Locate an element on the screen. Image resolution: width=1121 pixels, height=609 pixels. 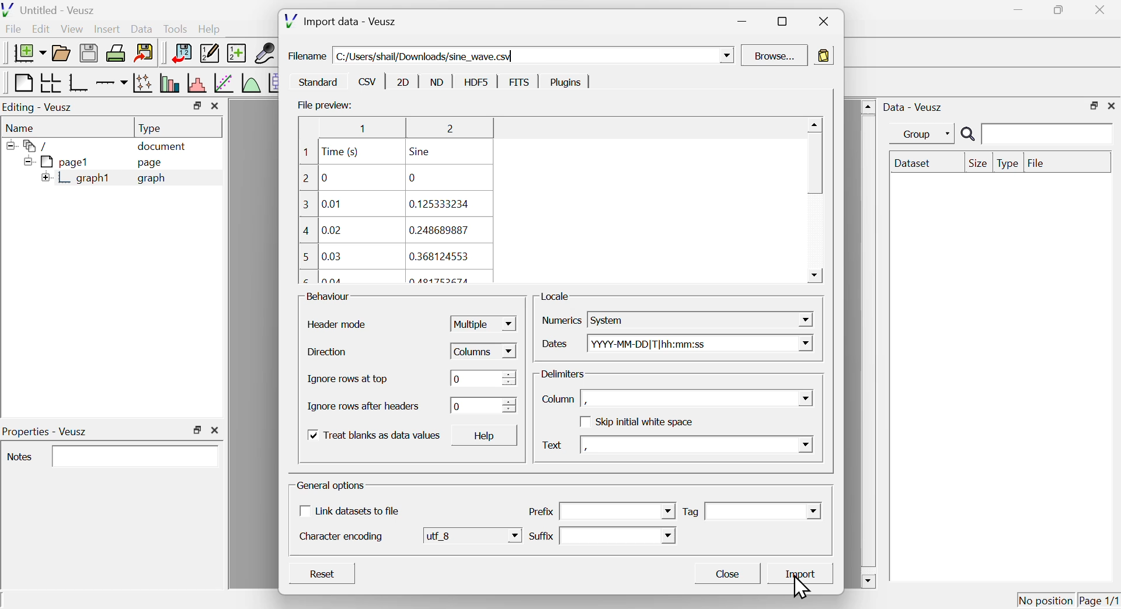
System  is located at coordinates (703, 319).